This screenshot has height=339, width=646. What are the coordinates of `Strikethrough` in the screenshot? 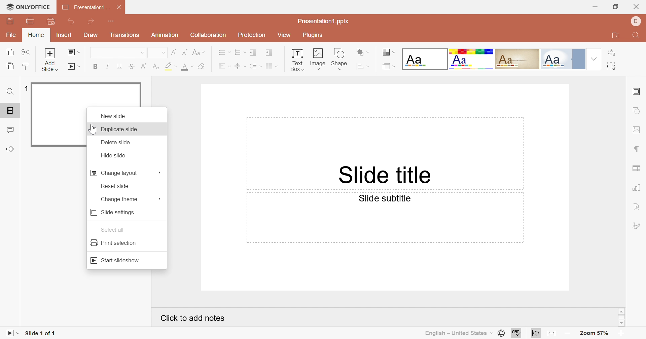 It's located at (131, 66).